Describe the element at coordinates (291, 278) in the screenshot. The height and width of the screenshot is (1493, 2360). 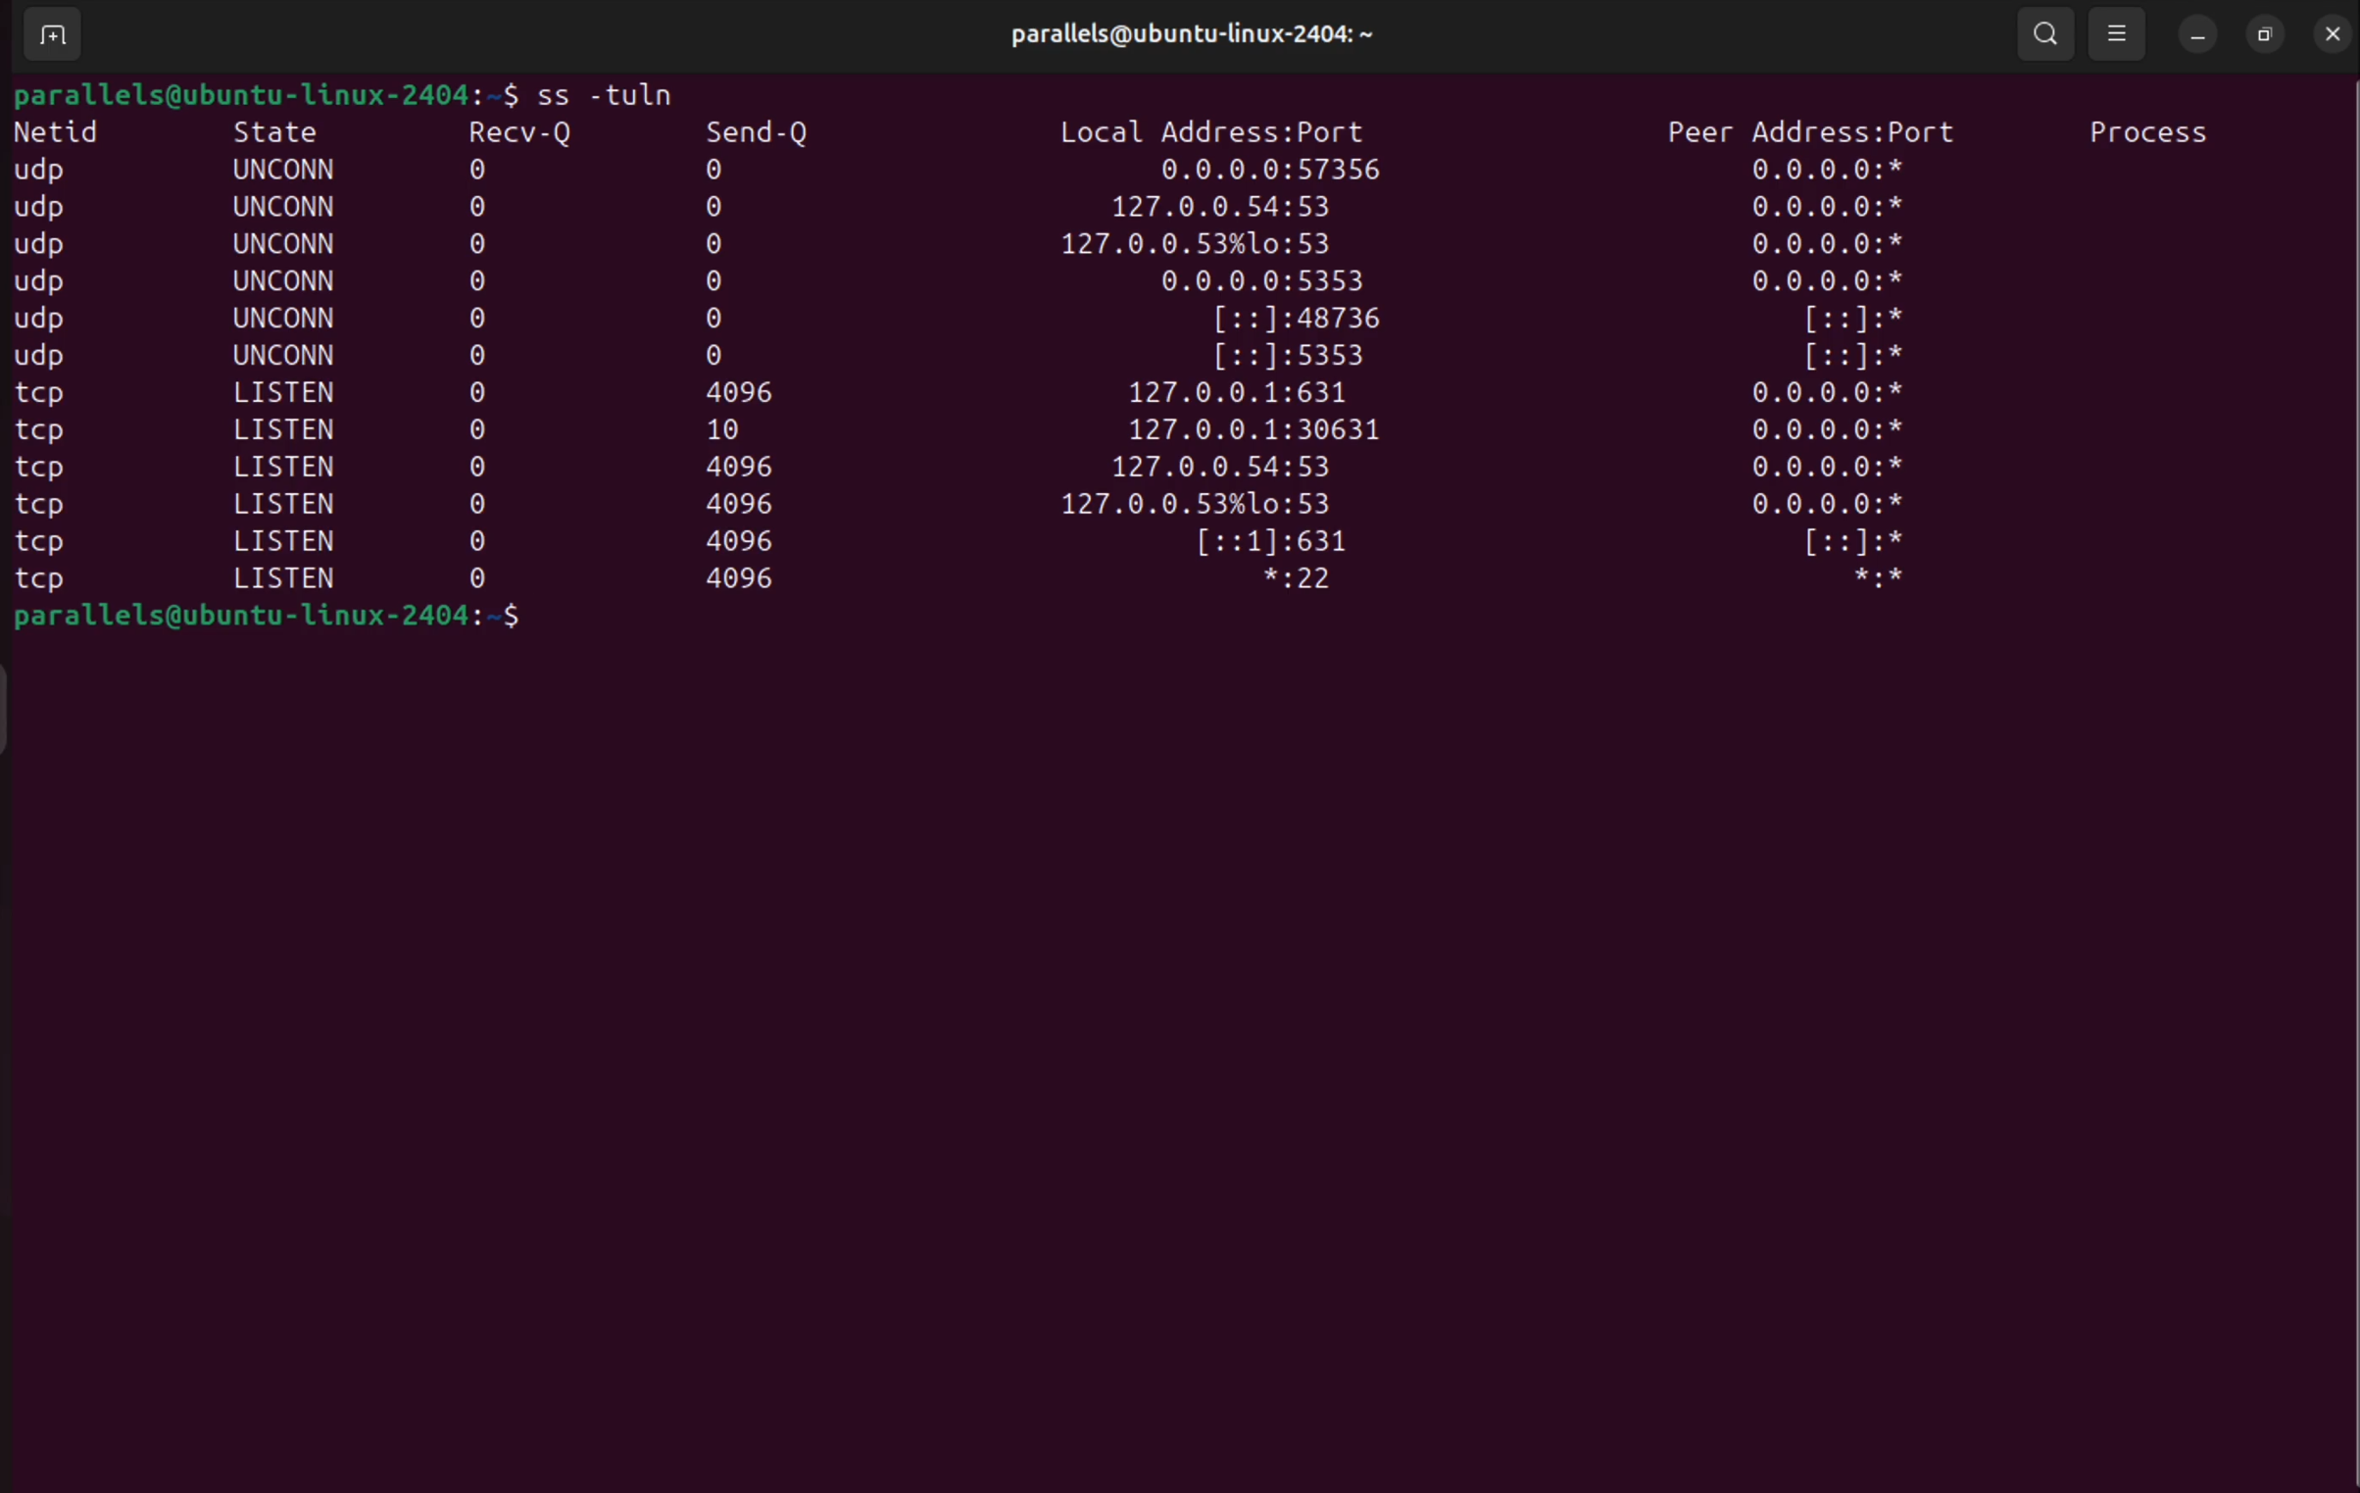
I see `unicorn` at that location.